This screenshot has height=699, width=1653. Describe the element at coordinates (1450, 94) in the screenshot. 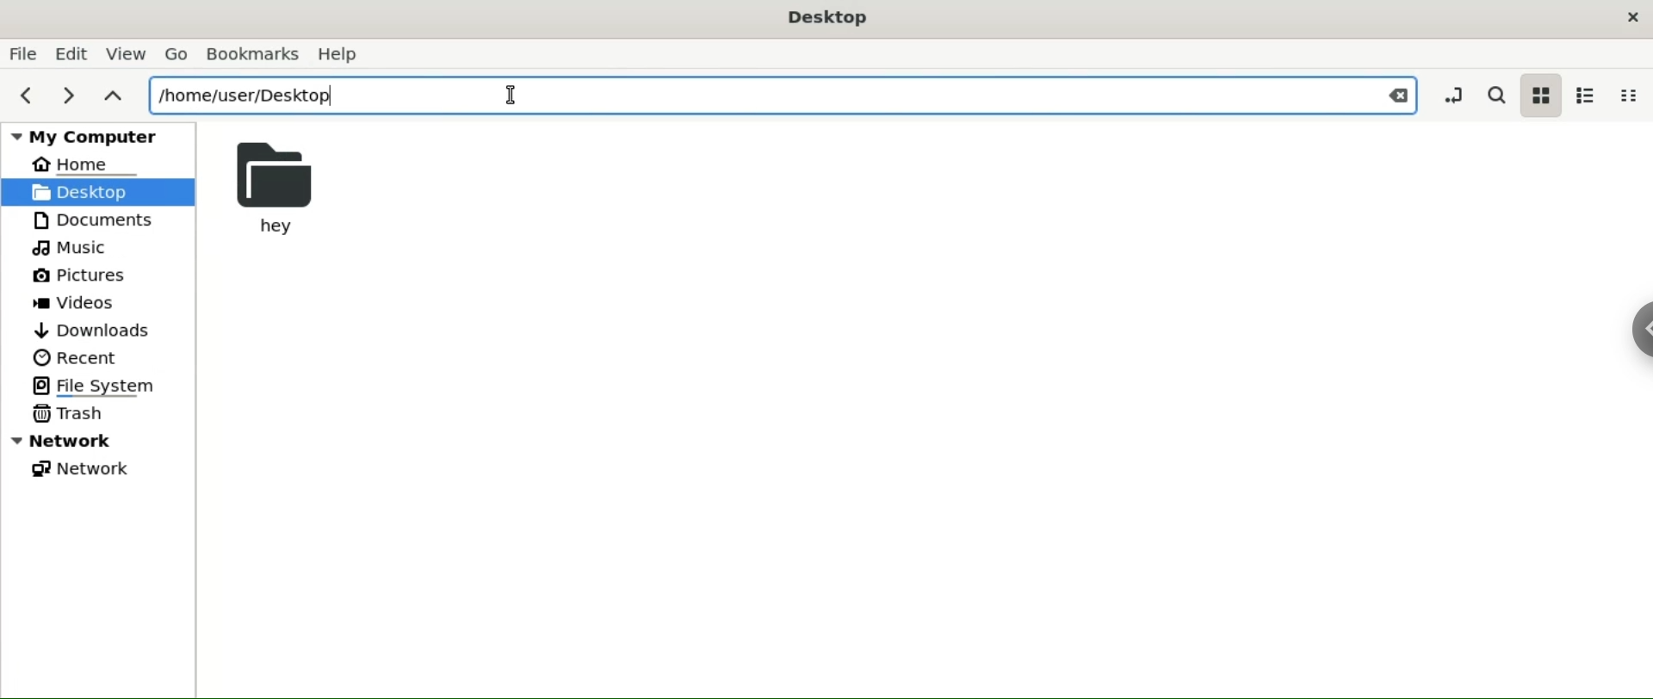

I see `toggle location entry` at that location.